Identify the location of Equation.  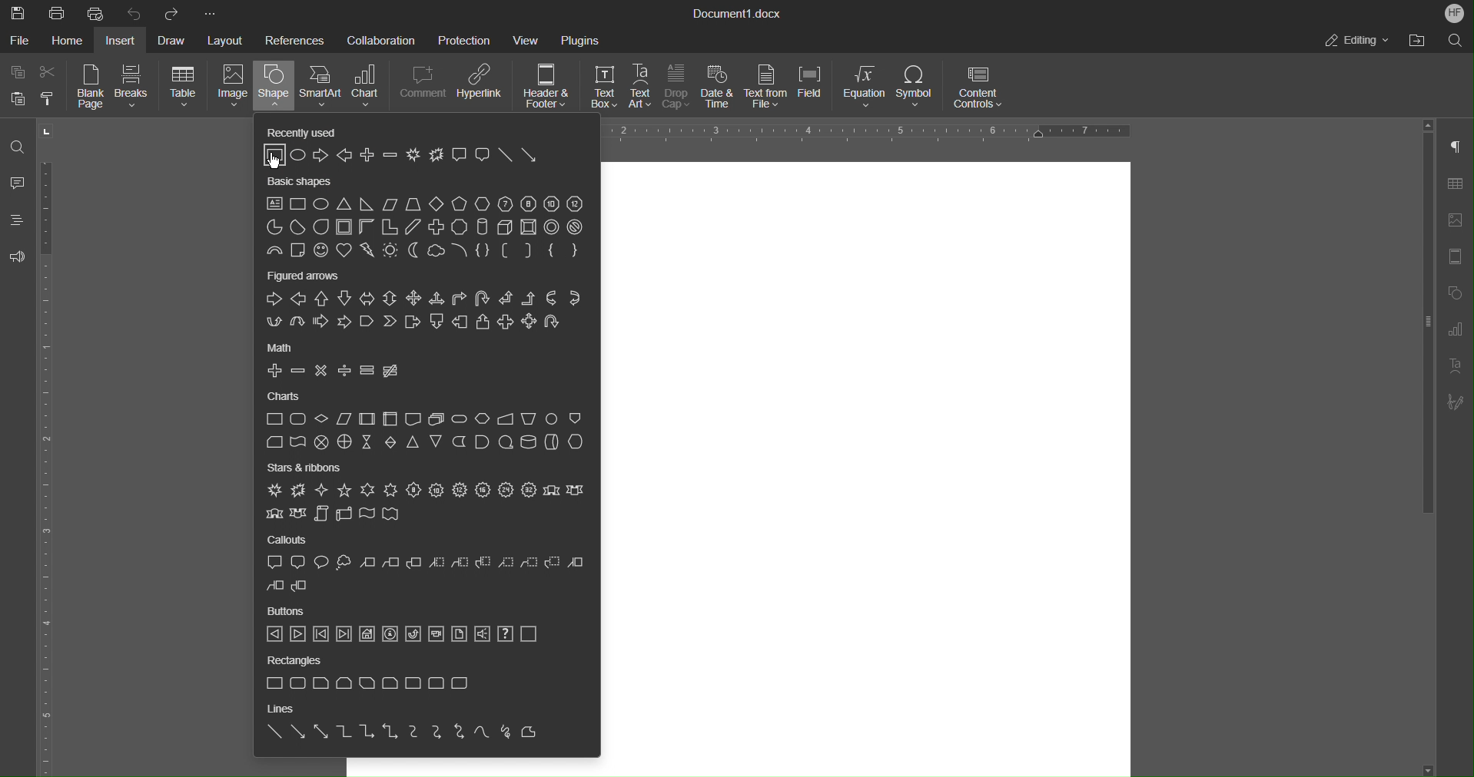
(866, 89).